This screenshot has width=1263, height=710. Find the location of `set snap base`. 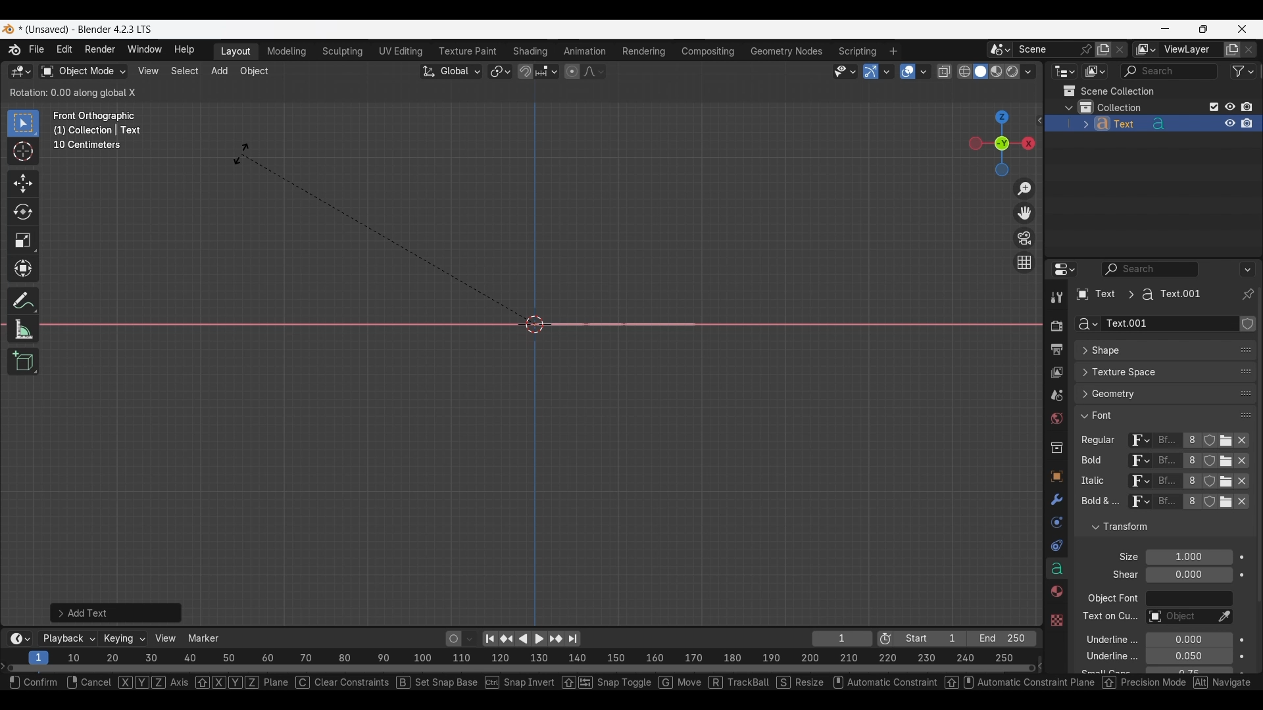

set snap base is located at coordinates (437, 684).